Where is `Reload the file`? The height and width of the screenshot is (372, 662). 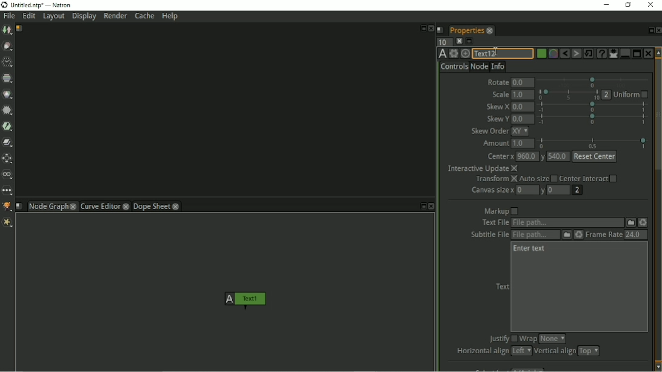
Reload the file is located at coordinates (644, 222).